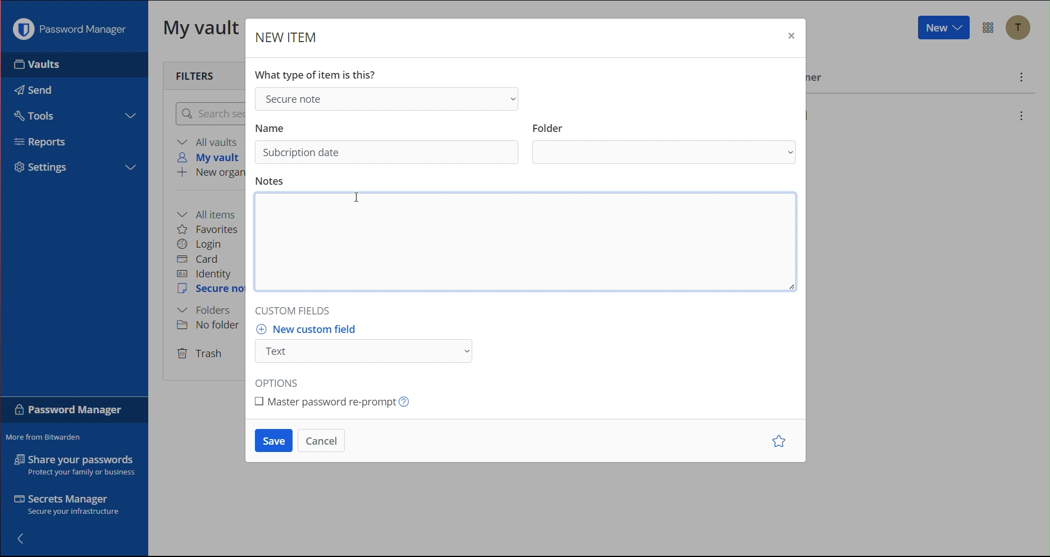 The width and height of the screenshot is (1050, 557). Describe the element at coordinates (209, 141) in the screenshot. I see `All vaults` at that location.